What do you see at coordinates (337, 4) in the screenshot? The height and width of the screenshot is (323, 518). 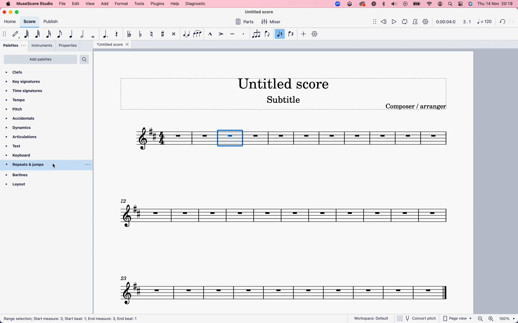 I see `zoom` at bounding box center [337, 4].